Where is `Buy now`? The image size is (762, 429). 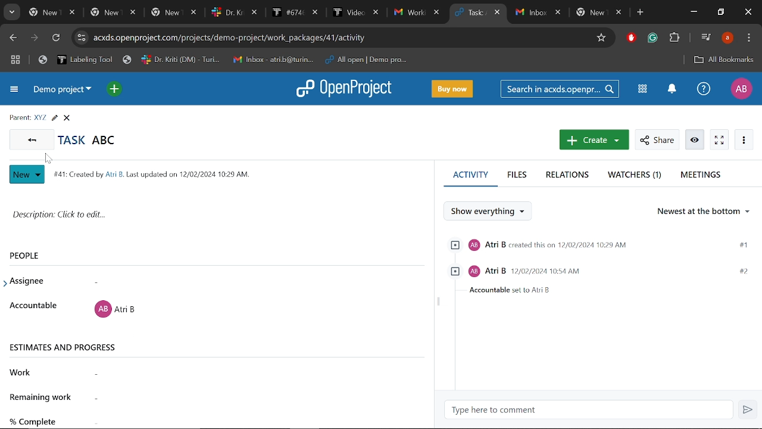
Buy now is located at coordinates (452, 89).